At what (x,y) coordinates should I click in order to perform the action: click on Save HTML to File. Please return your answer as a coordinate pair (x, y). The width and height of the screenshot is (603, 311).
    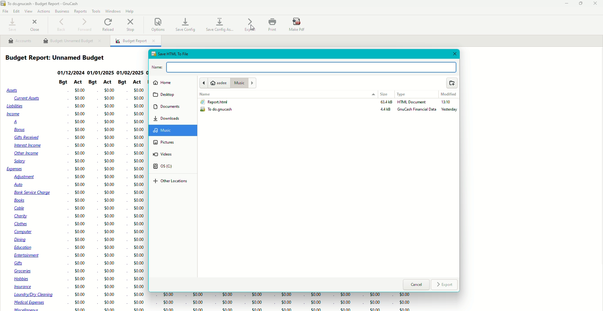
    Looking at the image, I should click on (170, 53).